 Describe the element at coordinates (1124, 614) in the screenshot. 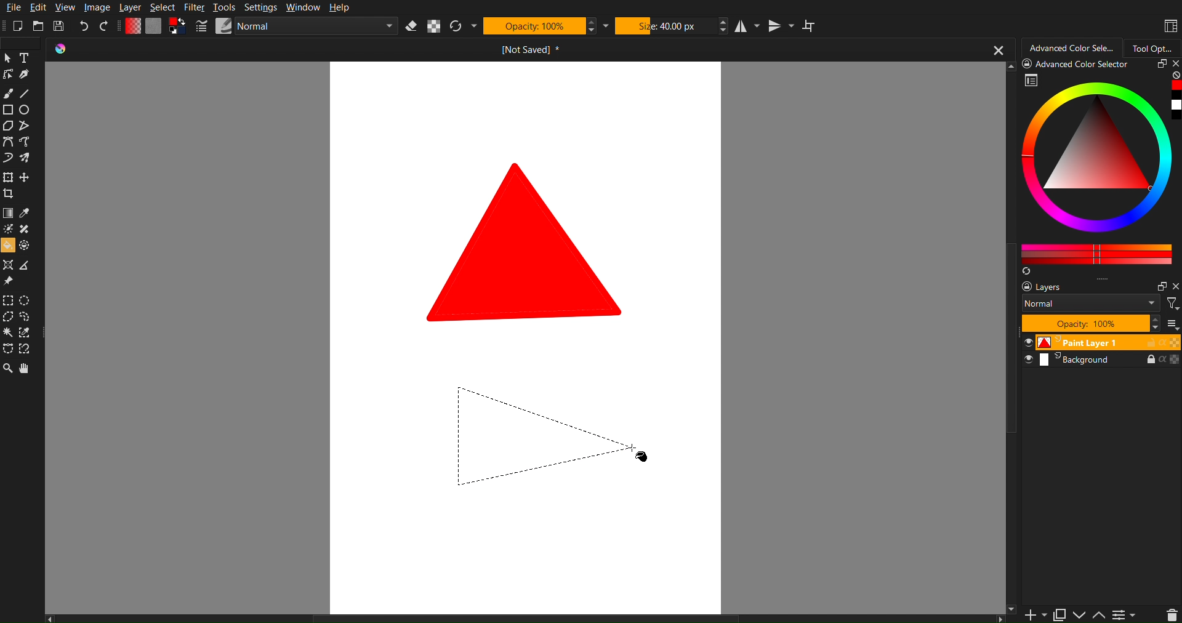

I see `Menu` at that location.